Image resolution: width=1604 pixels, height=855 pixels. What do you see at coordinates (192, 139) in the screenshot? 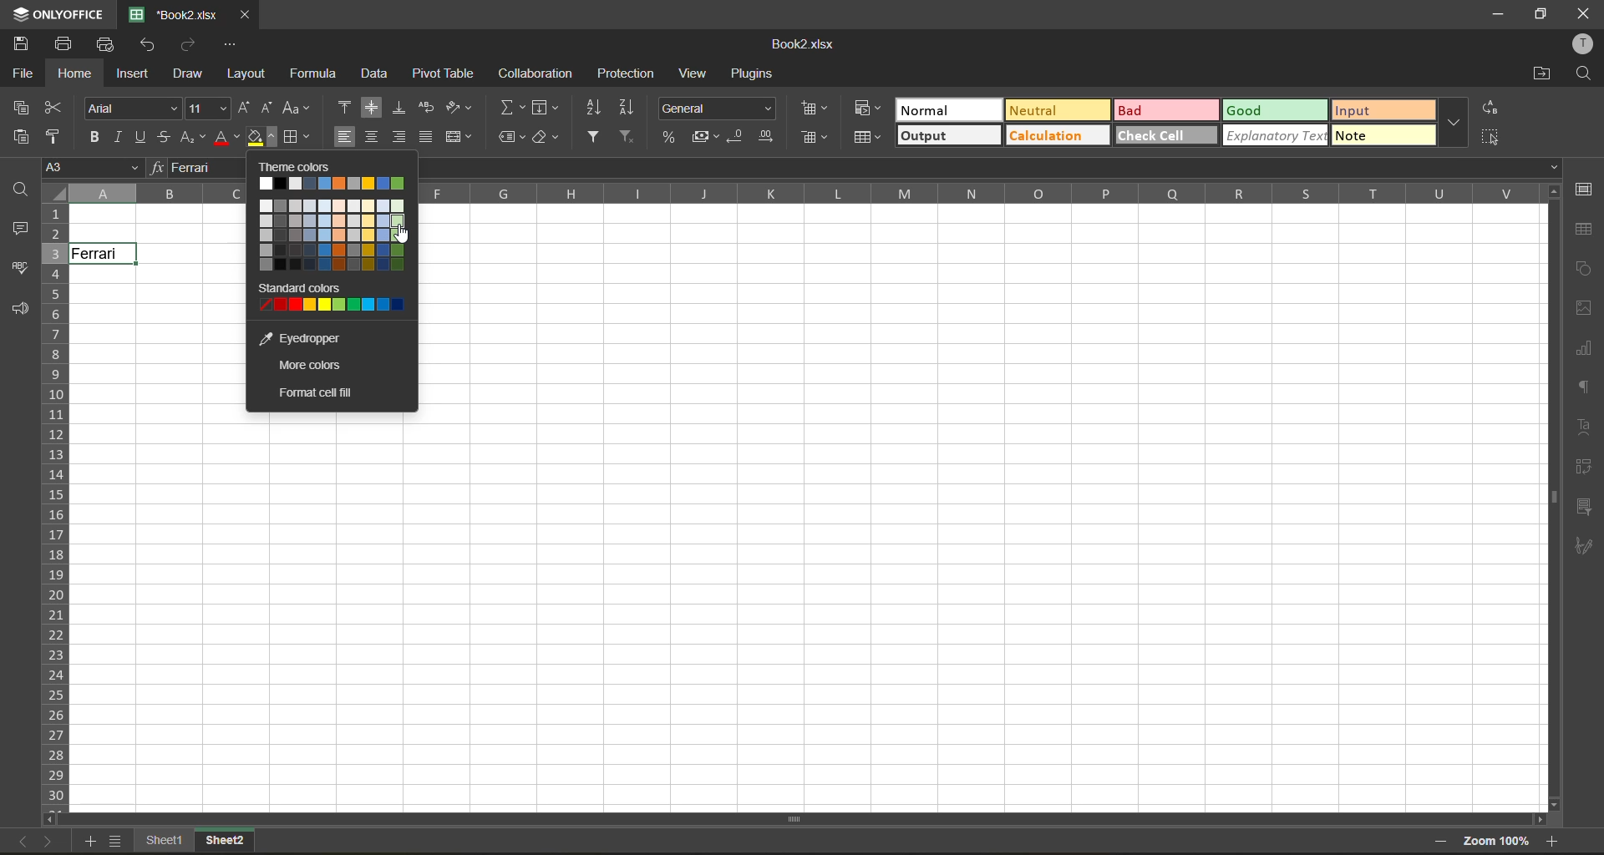
I see `sub/superscript` at bounding box center [192, 139].